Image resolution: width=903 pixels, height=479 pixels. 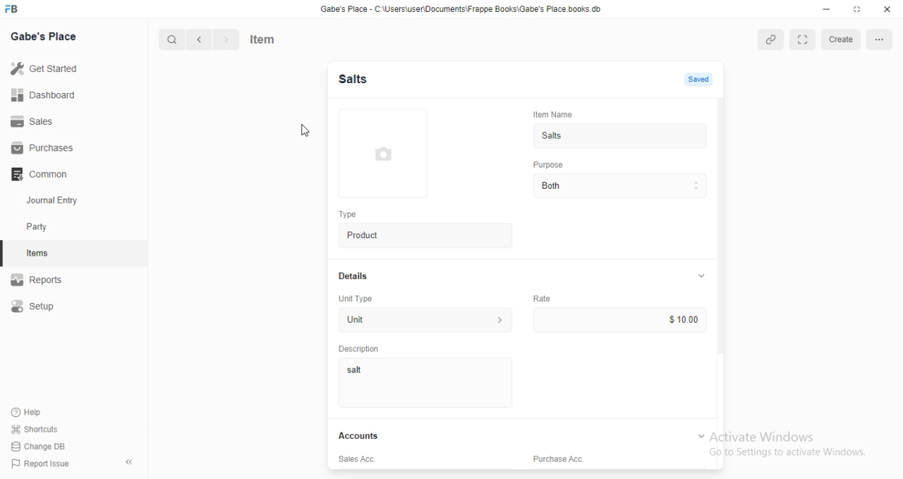 I want to click on Details, so click(x=357, y=277).